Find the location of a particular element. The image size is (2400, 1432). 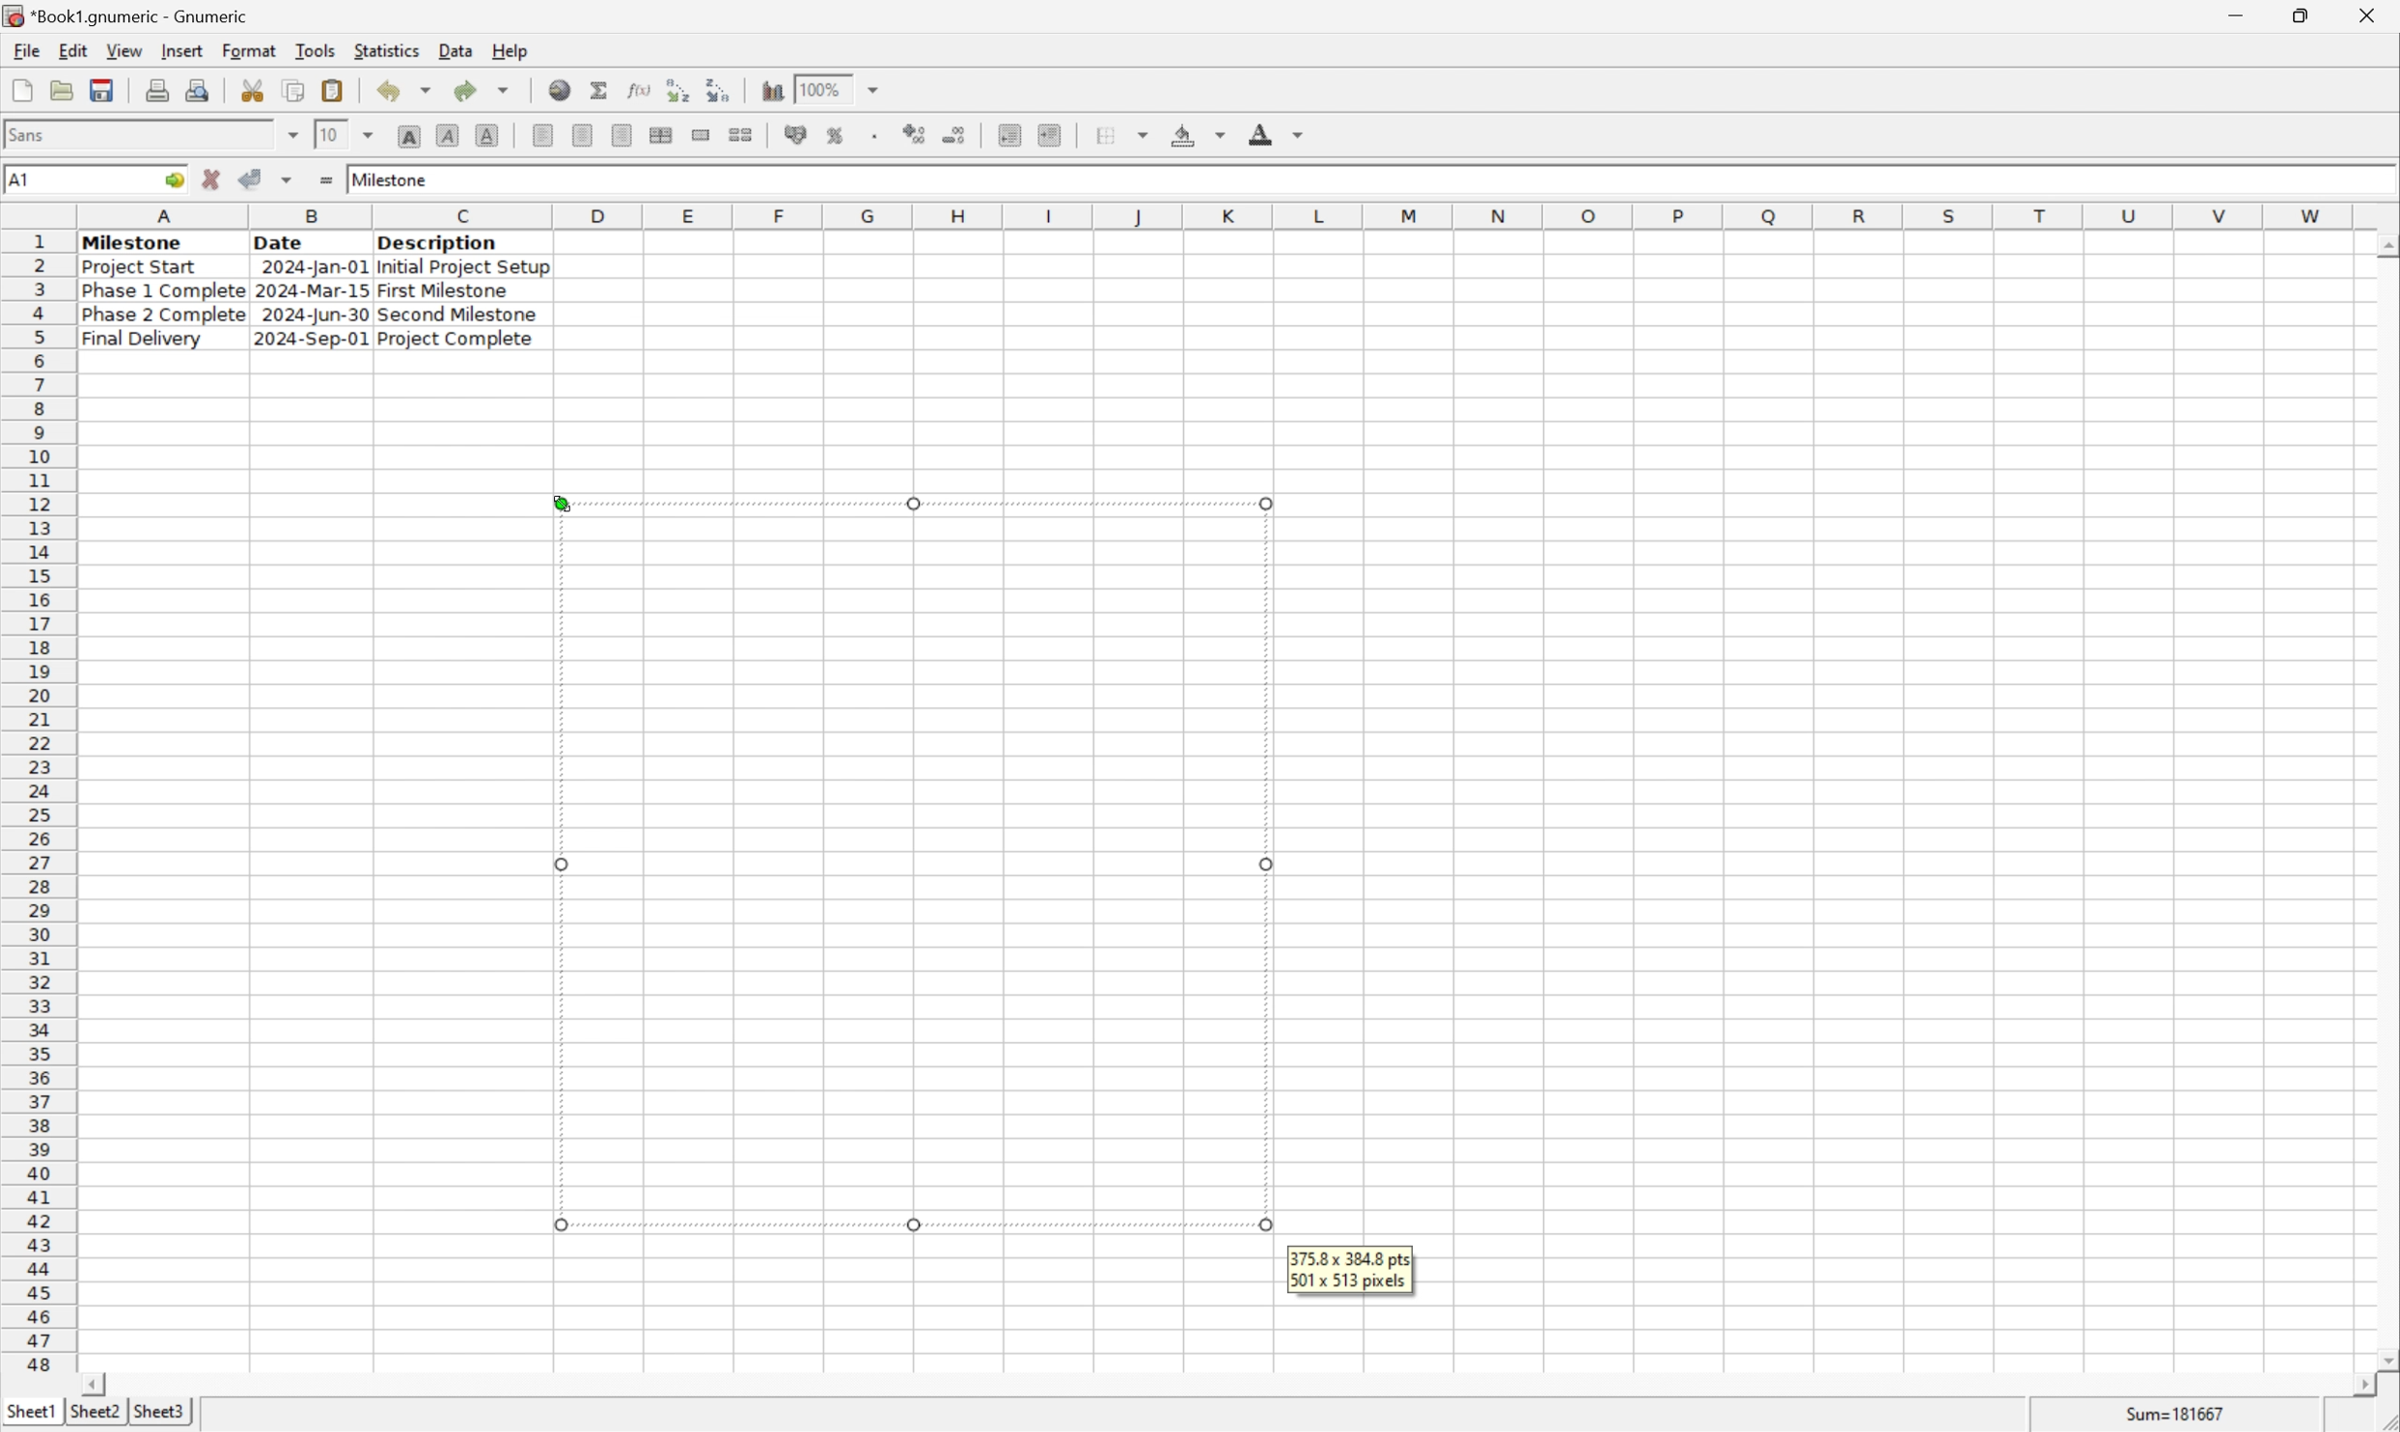

scroll bar is located at coordinates (2385, 801).